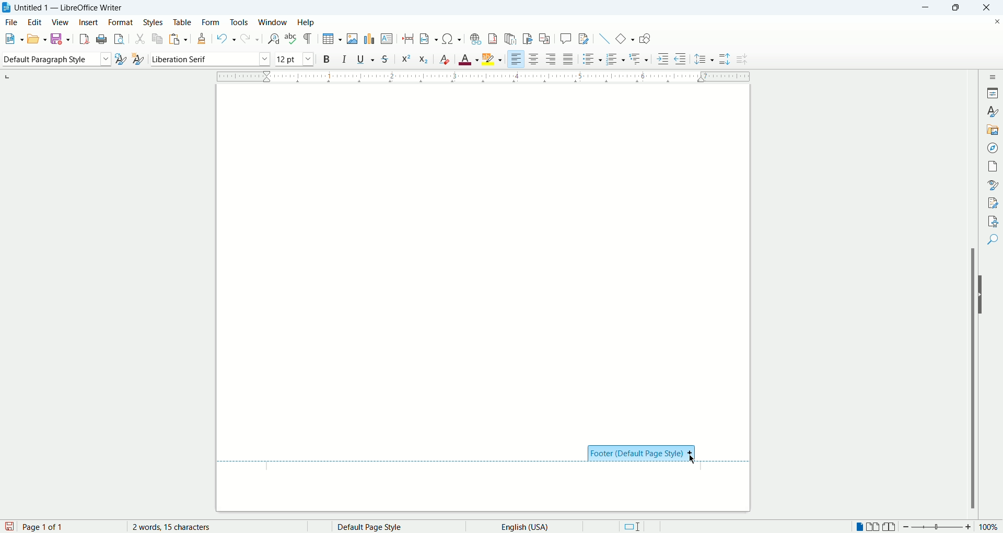 Image resolution: width=1003 pixels, height=533 pixels. Describe the element at coordinates (545, 39) in the screenshot. I see `insert cross references` at that location.